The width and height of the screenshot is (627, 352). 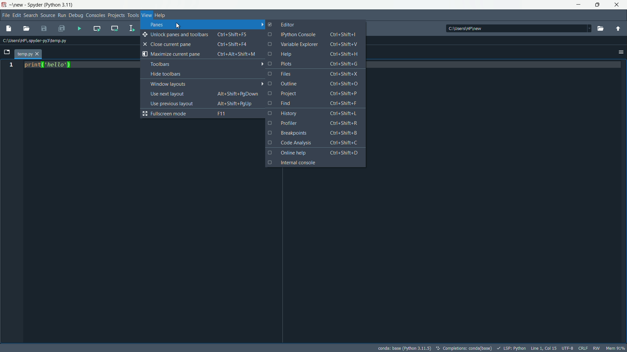 What do you see at coordinates (30, 16) in the screenshot?
I see `search menu` at bounding box center [30, 16].